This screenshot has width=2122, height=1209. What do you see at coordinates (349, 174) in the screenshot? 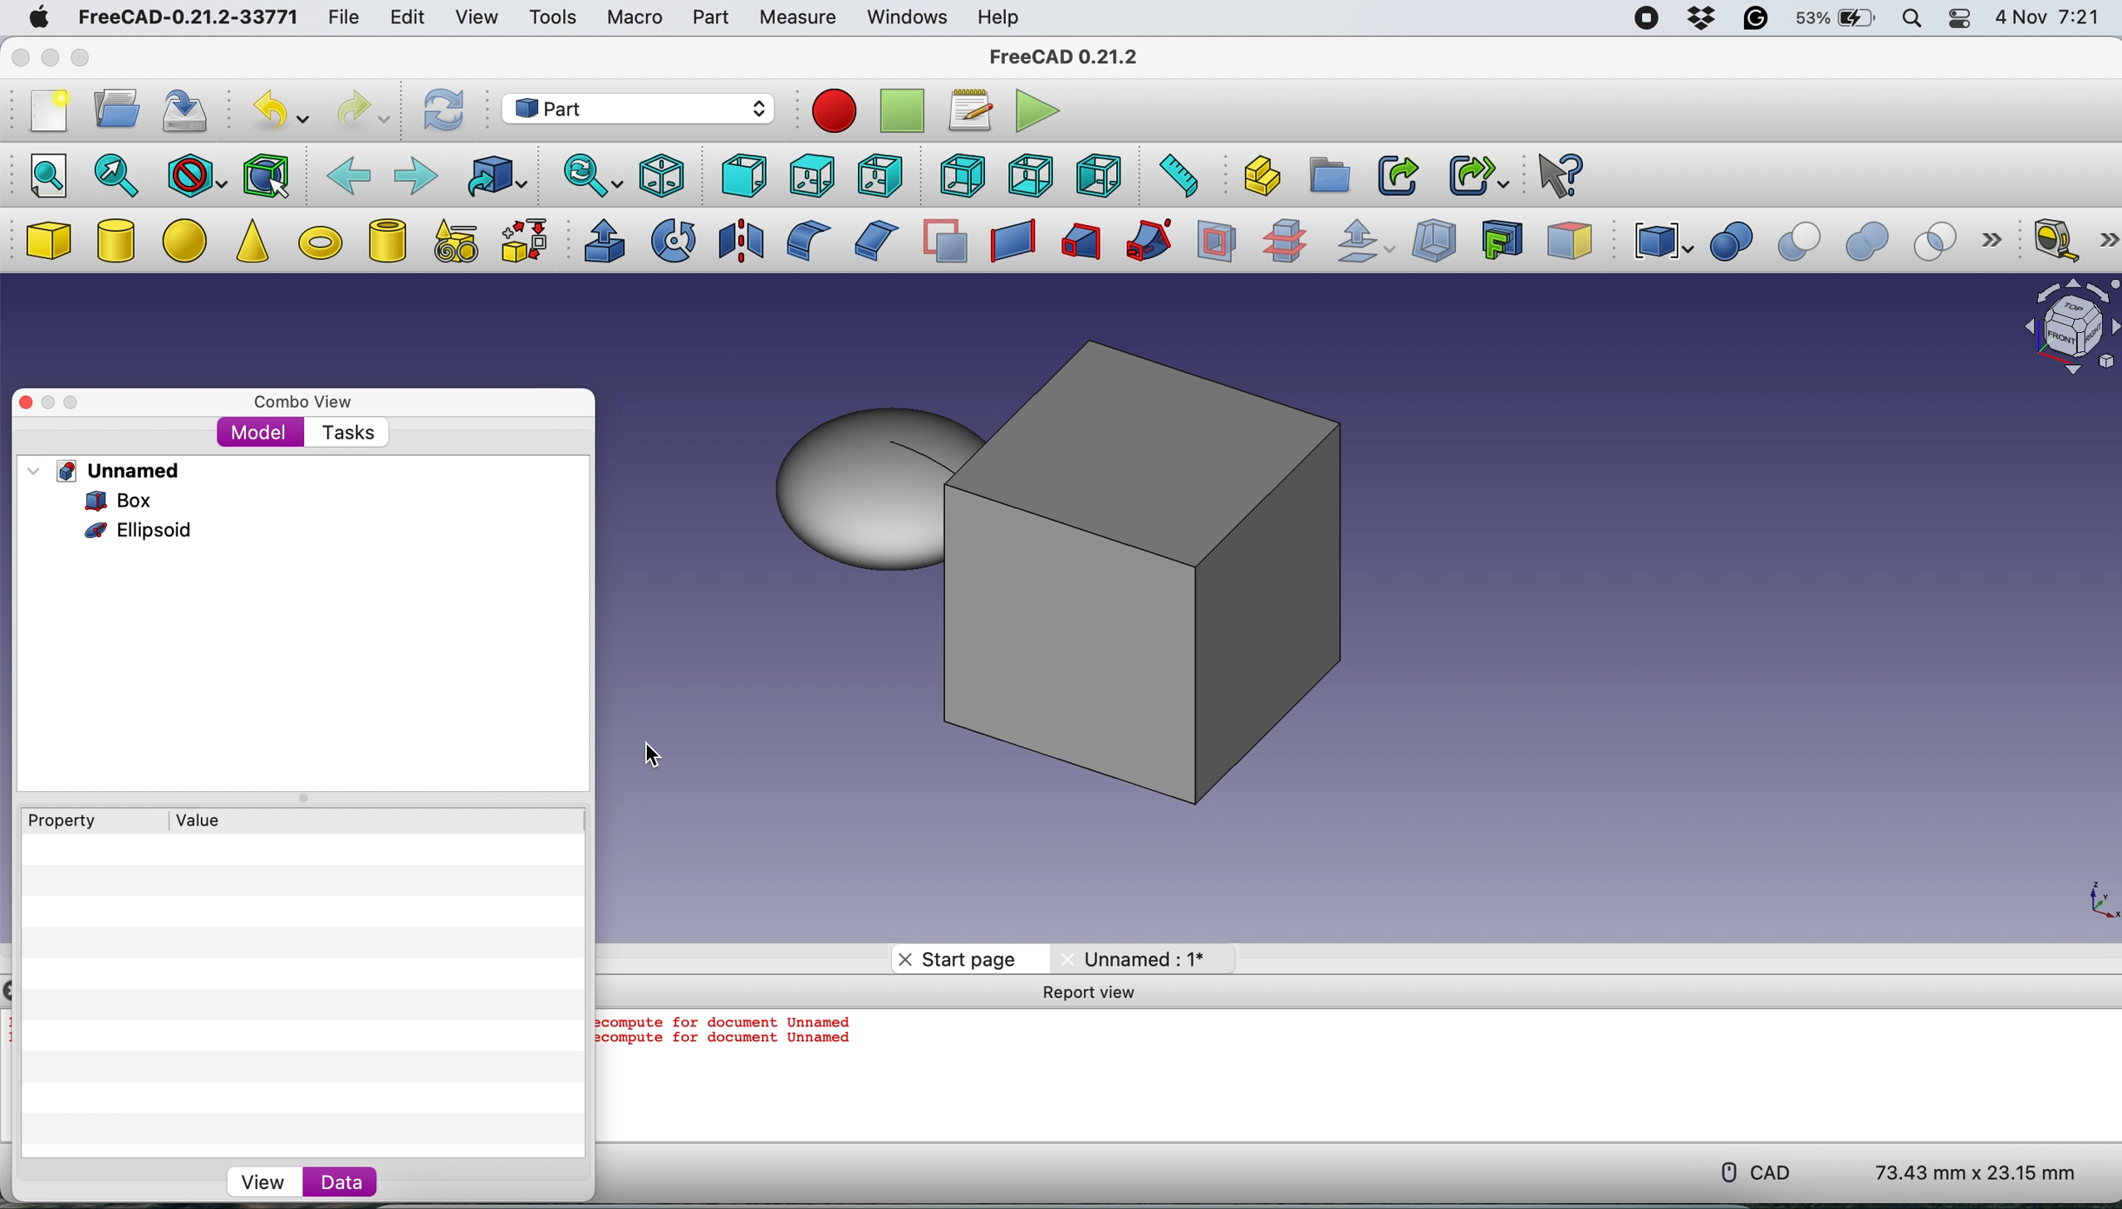
I see `backward` at bounding box center [349, 174].